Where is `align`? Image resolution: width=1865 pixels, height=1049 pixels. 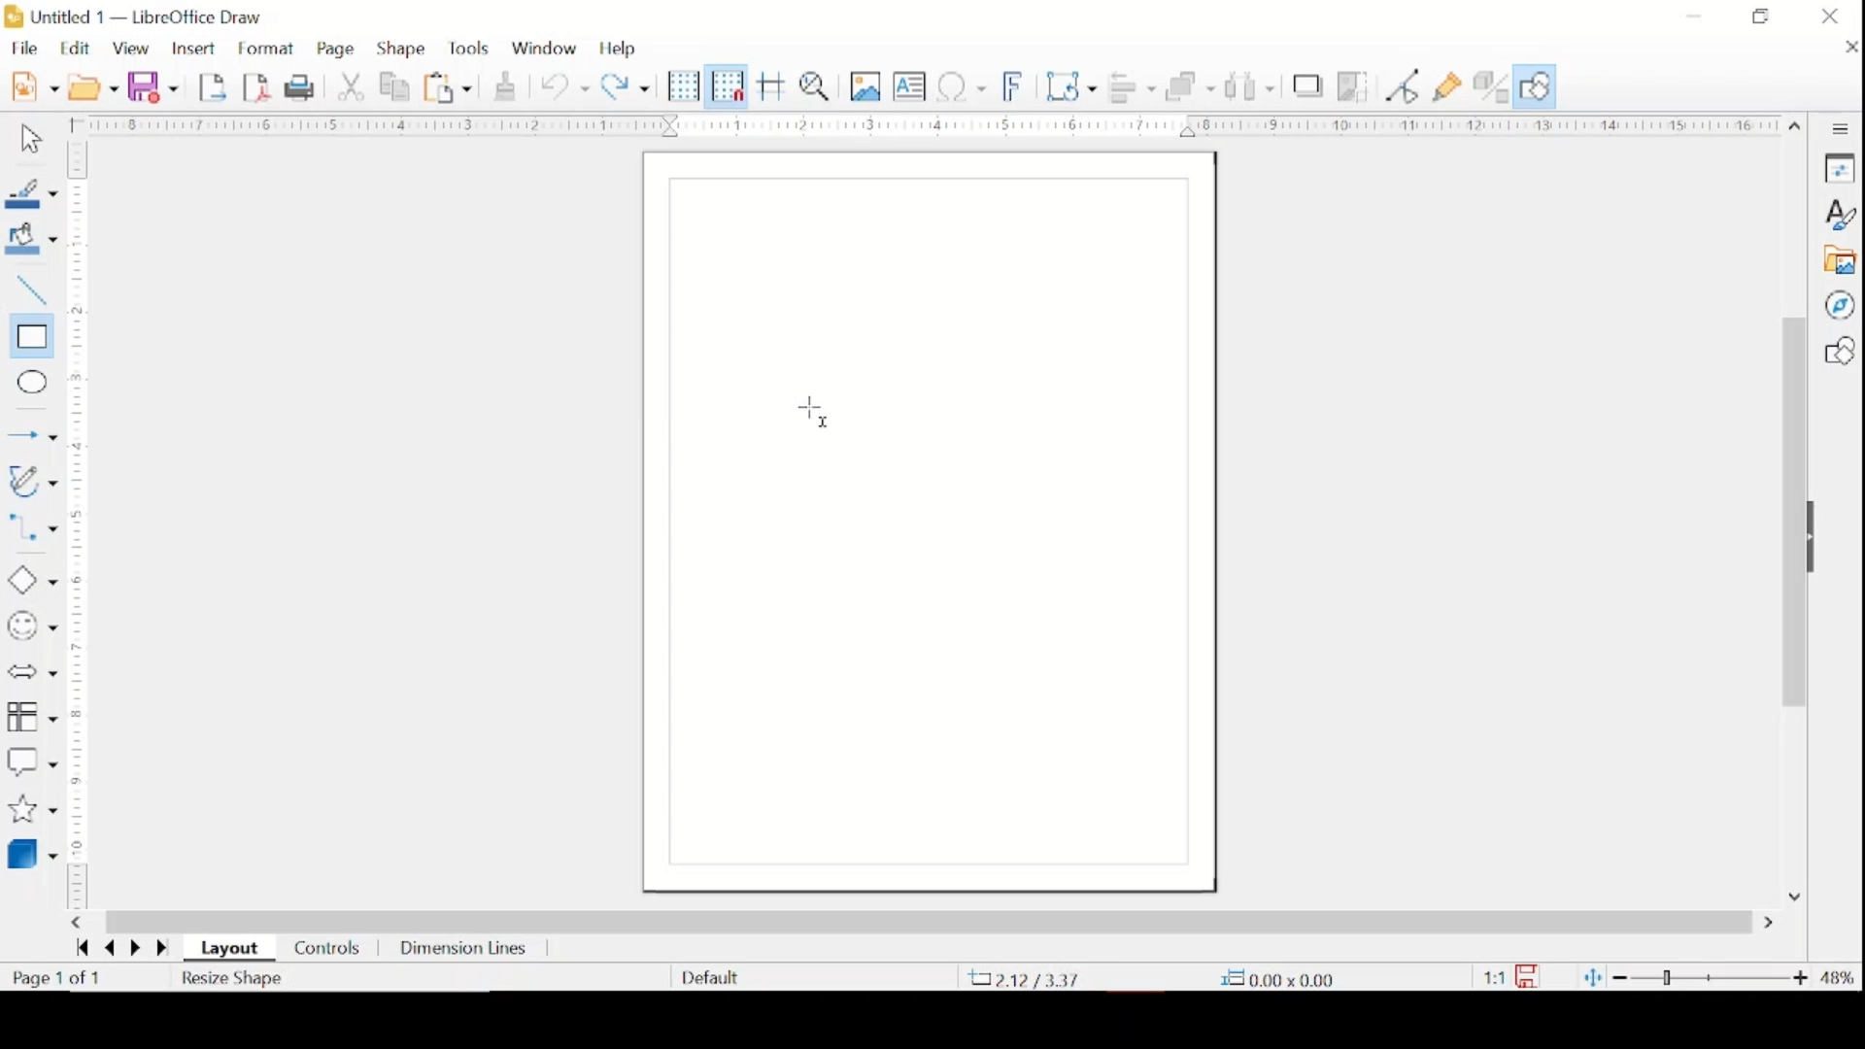 align is located at coordinates (1132, 86).